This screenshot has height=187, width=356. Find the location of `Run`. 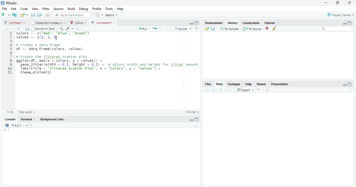

Run is located at coordinates (142, 29).